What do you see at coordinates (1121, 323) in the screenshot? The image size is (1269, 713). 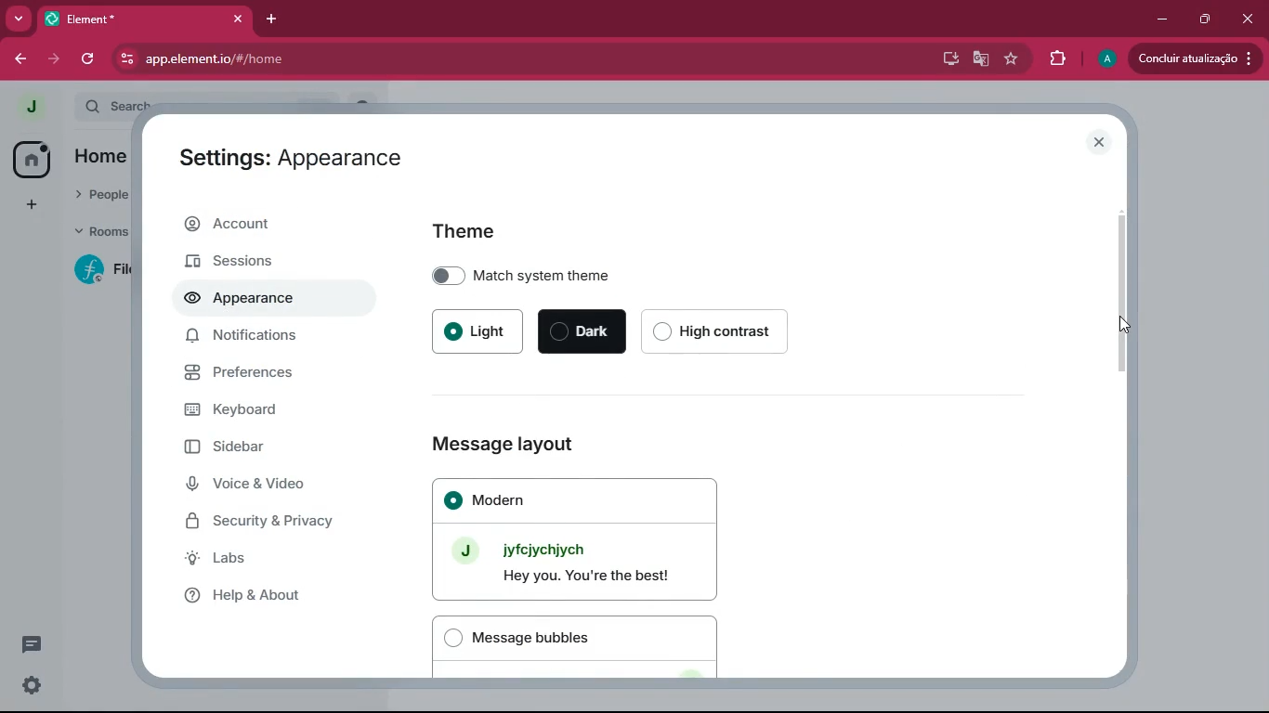 I see `Cursor` at bounding box center [1121, 323].